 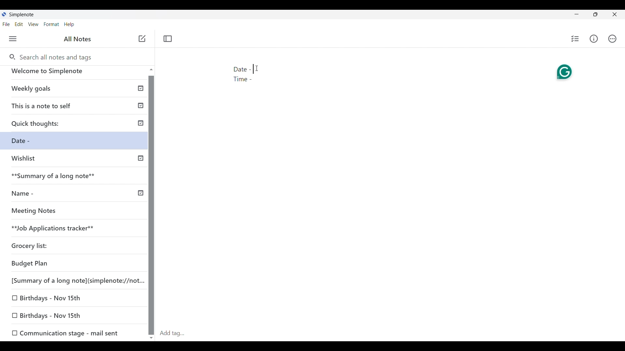 I want to click on Welcome note from software, current highlighted note, so click(x=74, y=74).